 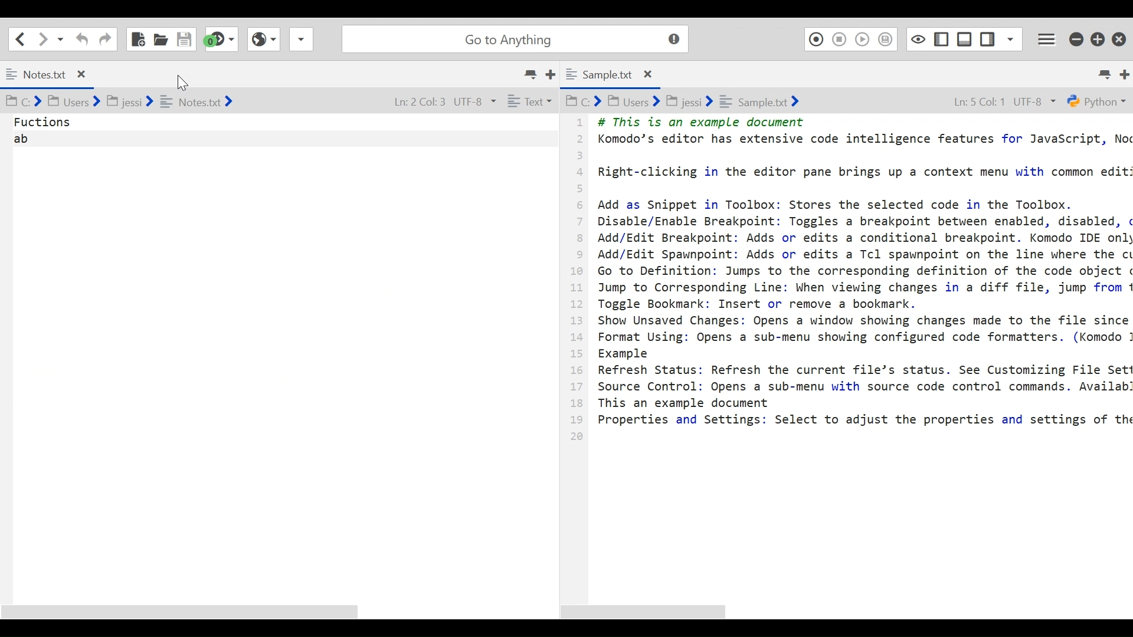 I want to click on List all tabs, so click(x=529, y=75).